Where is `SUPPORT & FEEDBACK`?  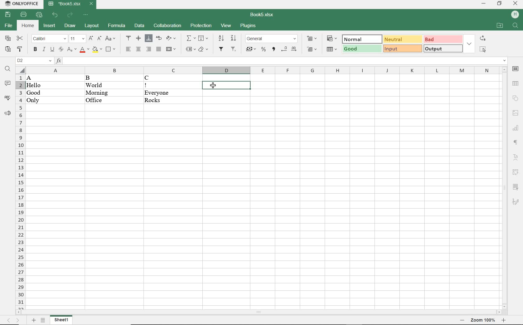 SUPPORT & FEEDBACK is located at coordinates (7, 113).